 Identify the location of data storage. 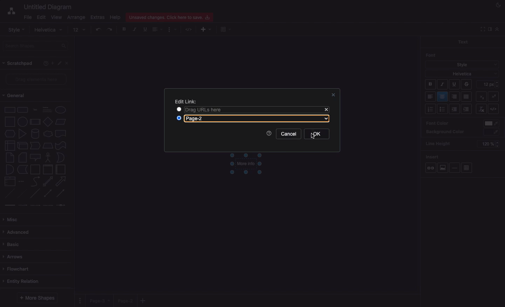
(23, 170).